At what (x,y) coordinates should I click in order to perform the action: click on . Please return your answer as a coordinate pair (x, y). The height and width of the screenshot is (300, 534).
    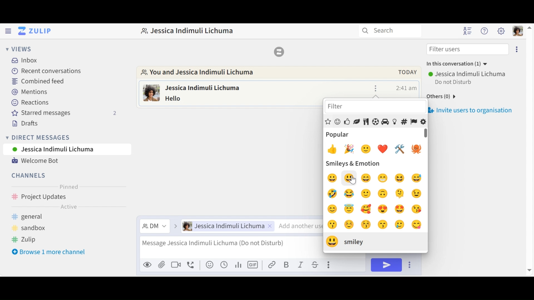
    Looking at the image, I should click on (38, 161).